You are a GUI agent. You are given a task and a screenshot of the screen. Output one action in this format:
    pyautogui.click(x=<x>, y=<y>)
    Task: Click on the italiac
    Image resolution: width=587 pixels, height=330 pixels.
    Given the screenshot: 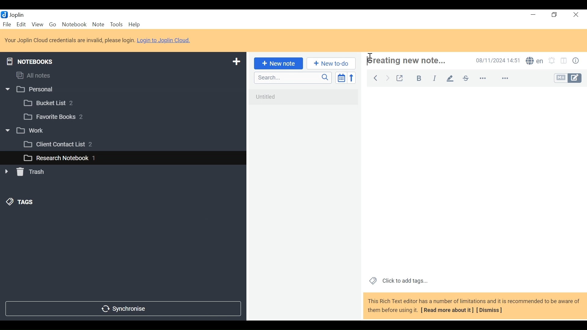 What is the action you would take?
    pyautogui.click(x=435, y=78)
    